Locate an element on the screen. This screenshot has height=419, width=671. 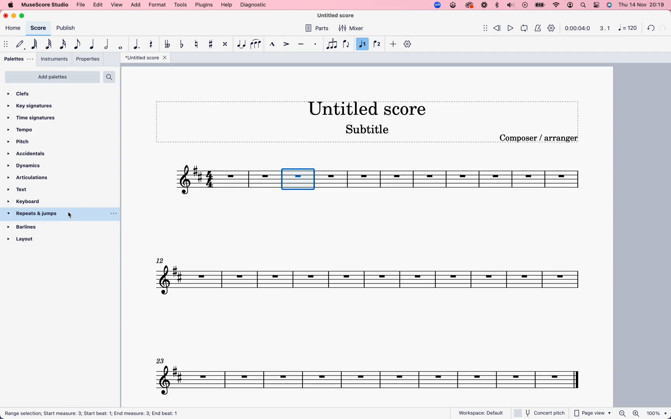
eight note is located at coordinates (77, 45).